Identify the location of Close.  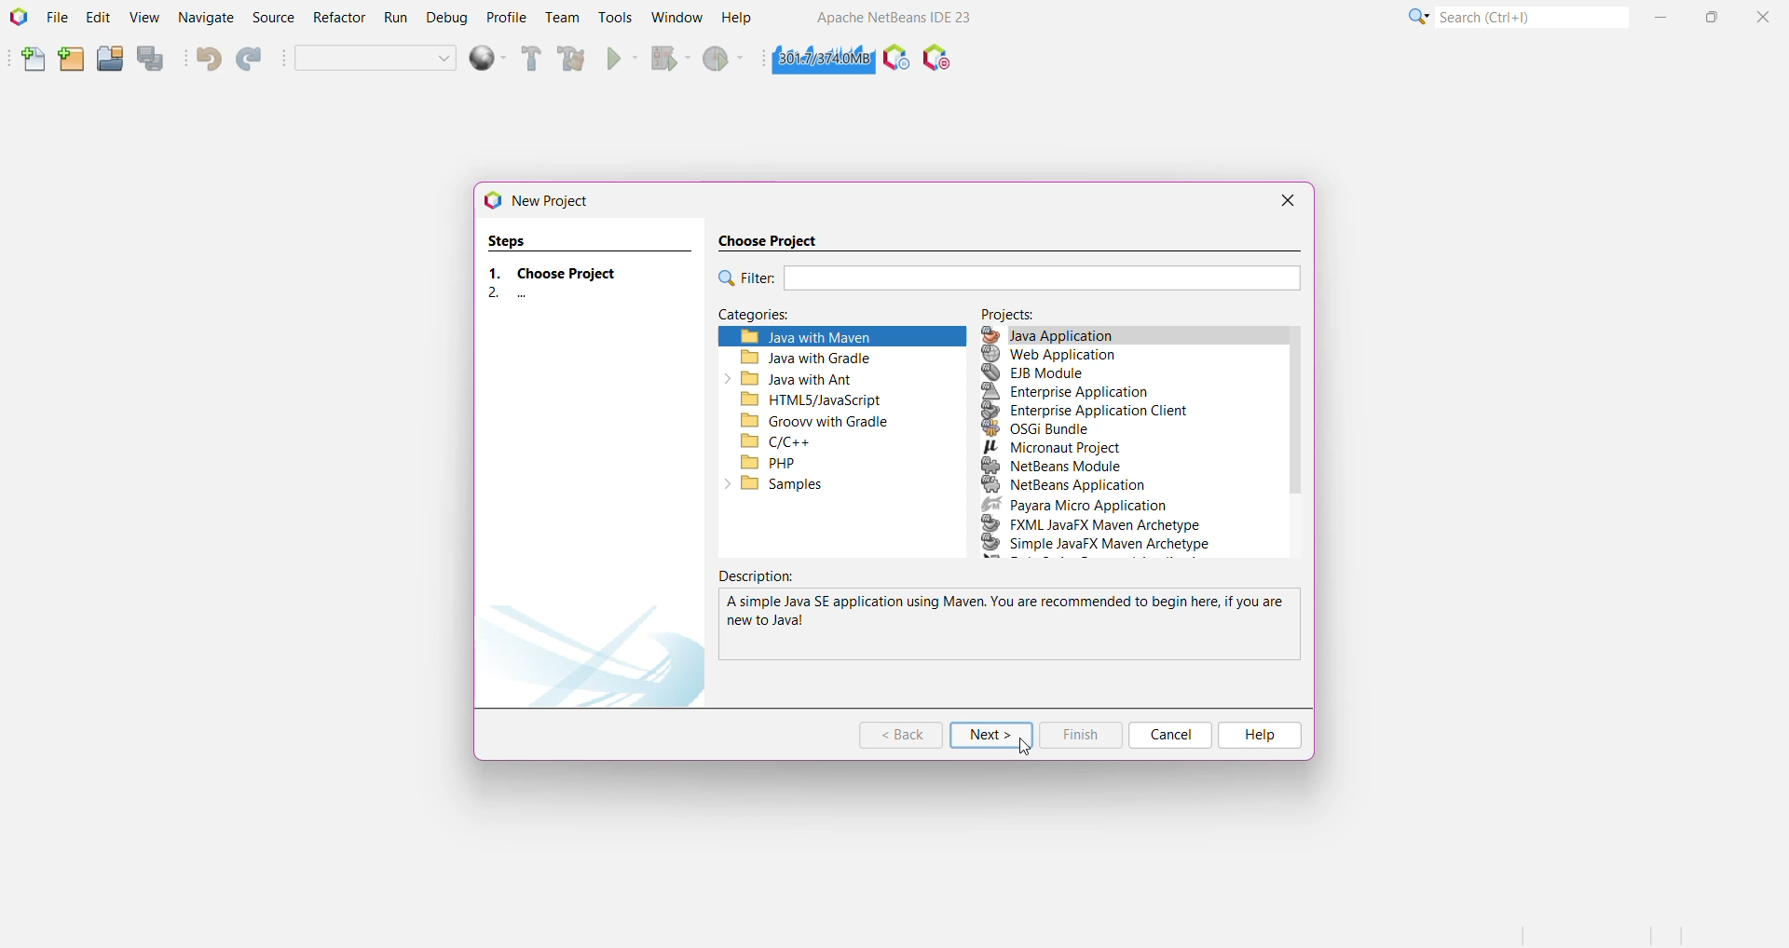
(1288, 201).